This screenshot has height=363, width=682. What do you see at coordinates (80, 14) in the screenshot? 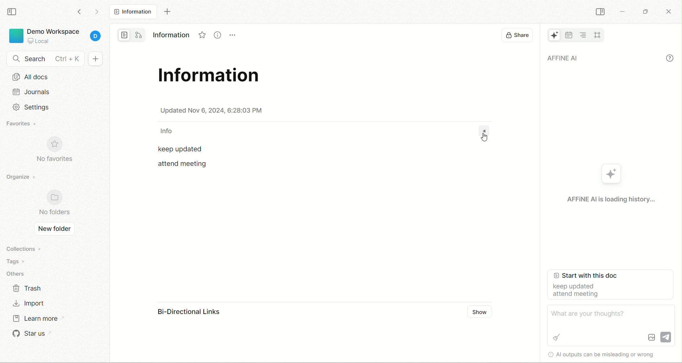
I see `go back` at bounding box center [80, 14].